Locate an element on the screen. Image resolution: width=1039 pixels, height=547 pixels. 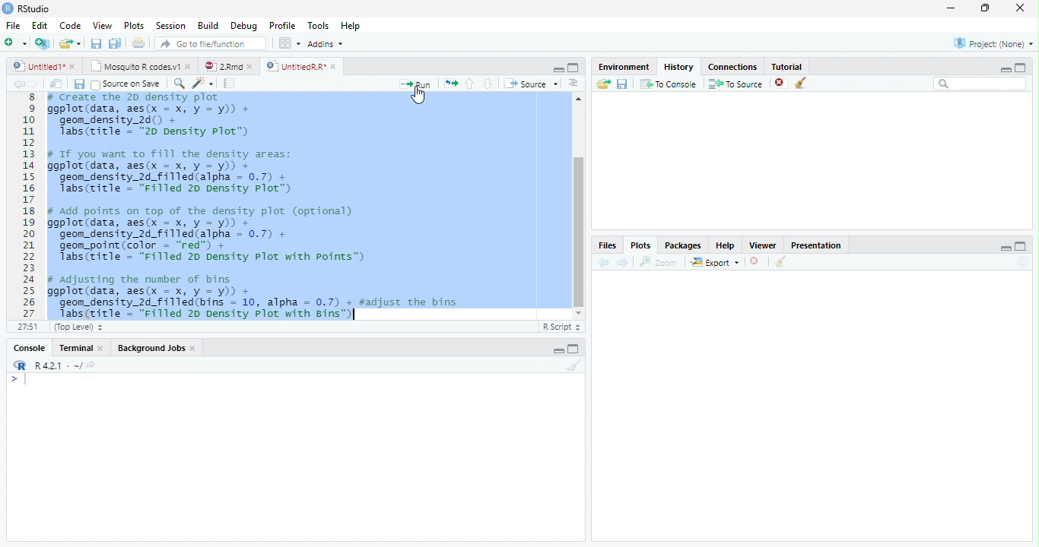
Files, is located at coordinates (605, 245).